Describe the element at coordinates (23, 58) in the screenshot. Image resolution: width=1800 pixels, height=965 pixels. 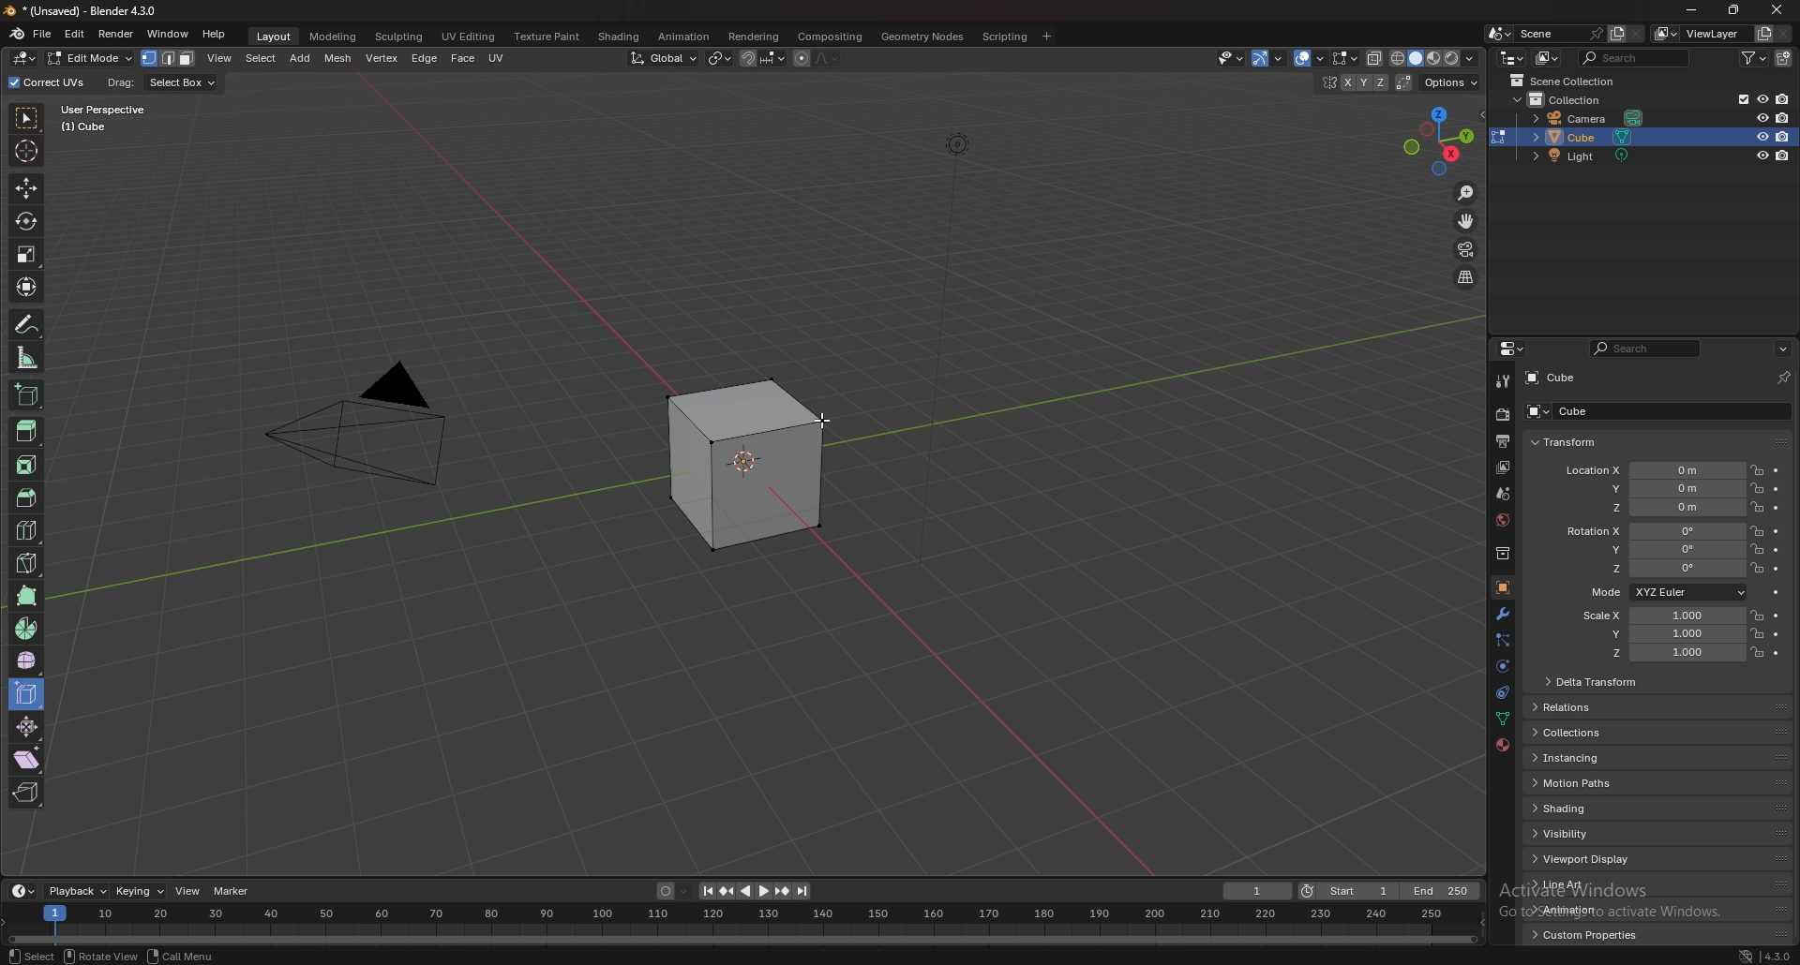
I see `editor type` at that location.